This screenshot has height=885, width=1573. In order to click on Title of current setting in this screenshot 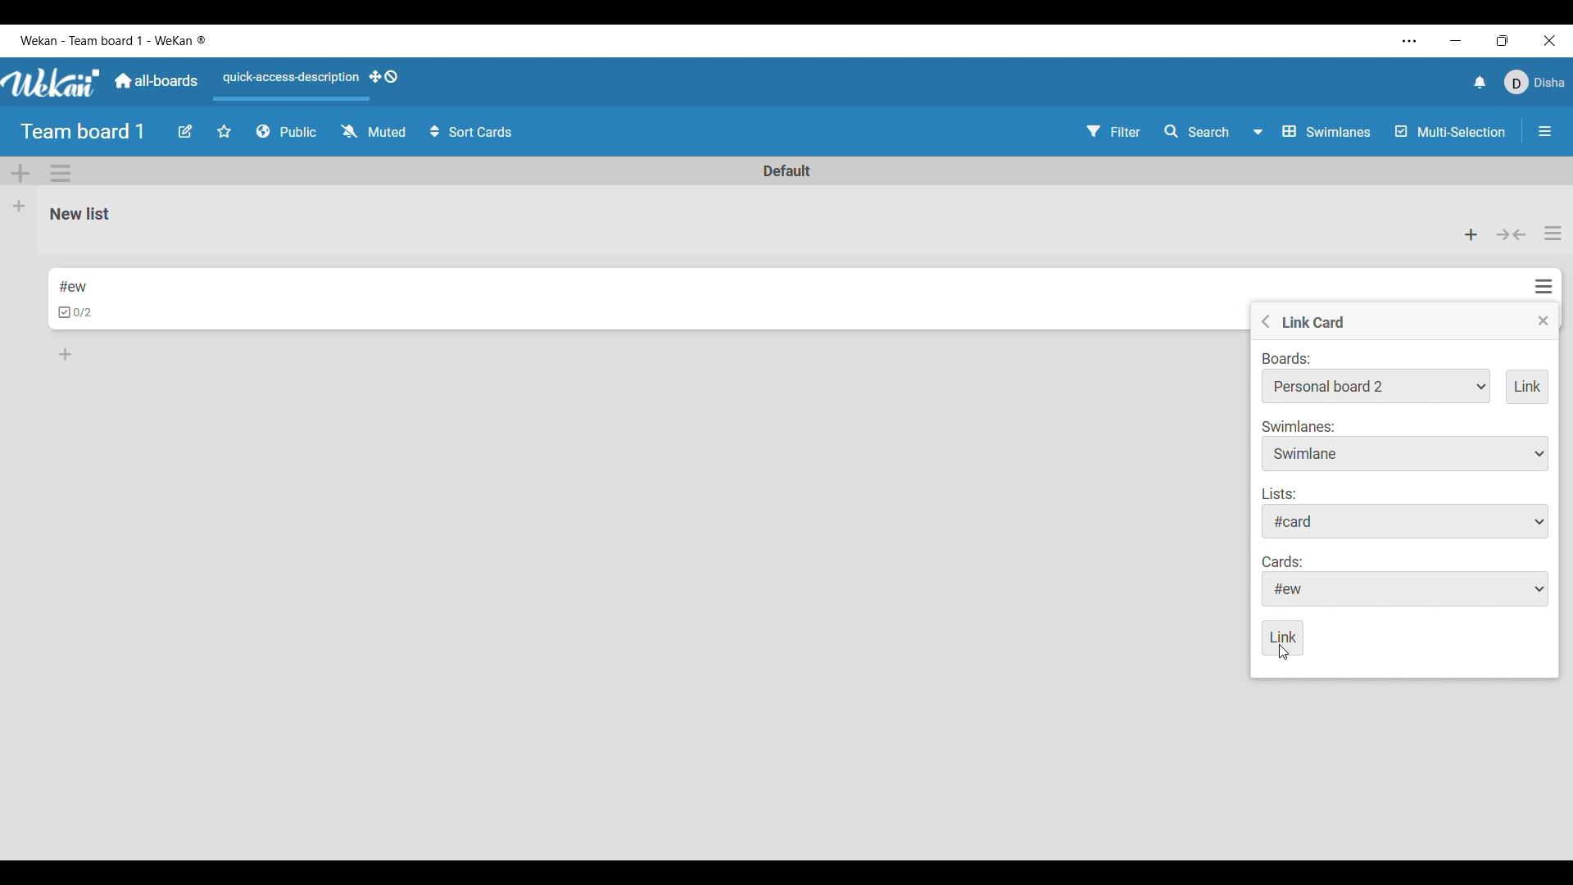, I will do `click(1315, 321)`.